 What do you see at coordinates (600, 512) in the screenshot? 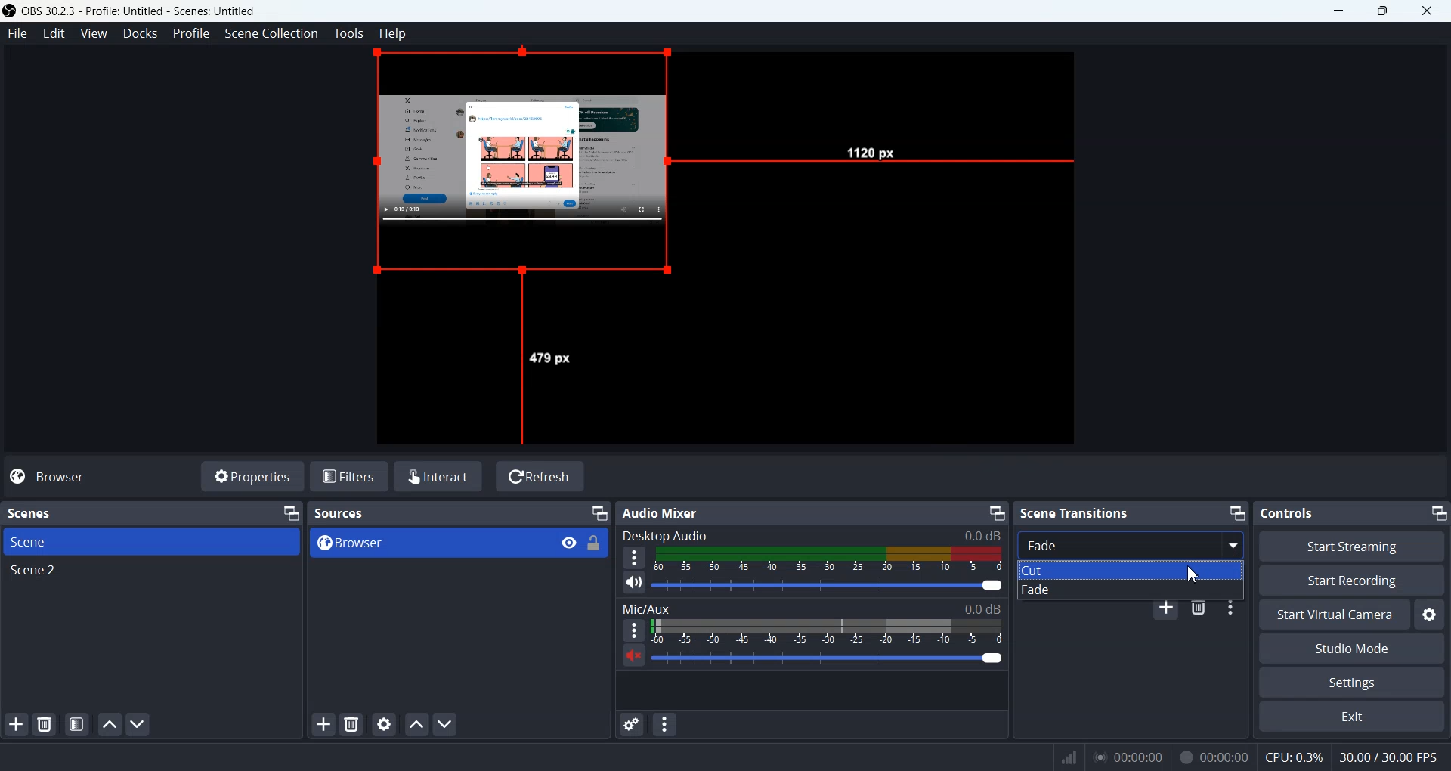
I see `Minimize` at bounding box center [600, 512].